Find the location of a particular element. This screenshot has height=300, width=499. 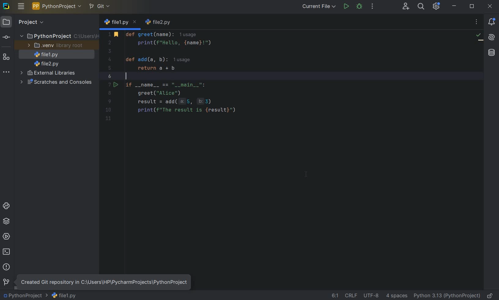

run is located at coordinates (346, 7).